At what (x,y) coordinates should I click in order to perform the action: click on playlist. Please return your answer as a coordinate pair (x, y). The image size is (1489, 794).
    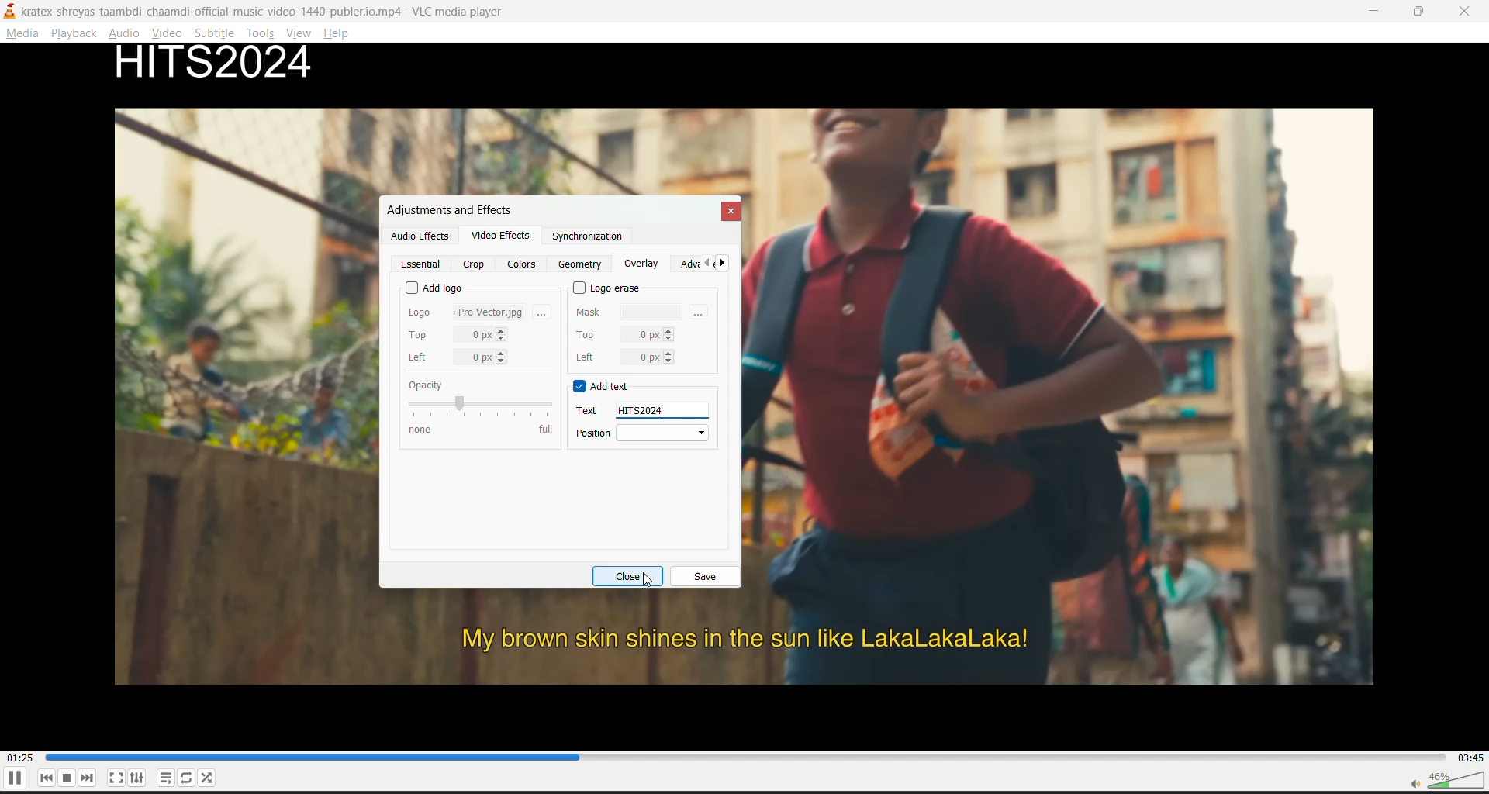
    Looking at the image, I should click on (164, 778).